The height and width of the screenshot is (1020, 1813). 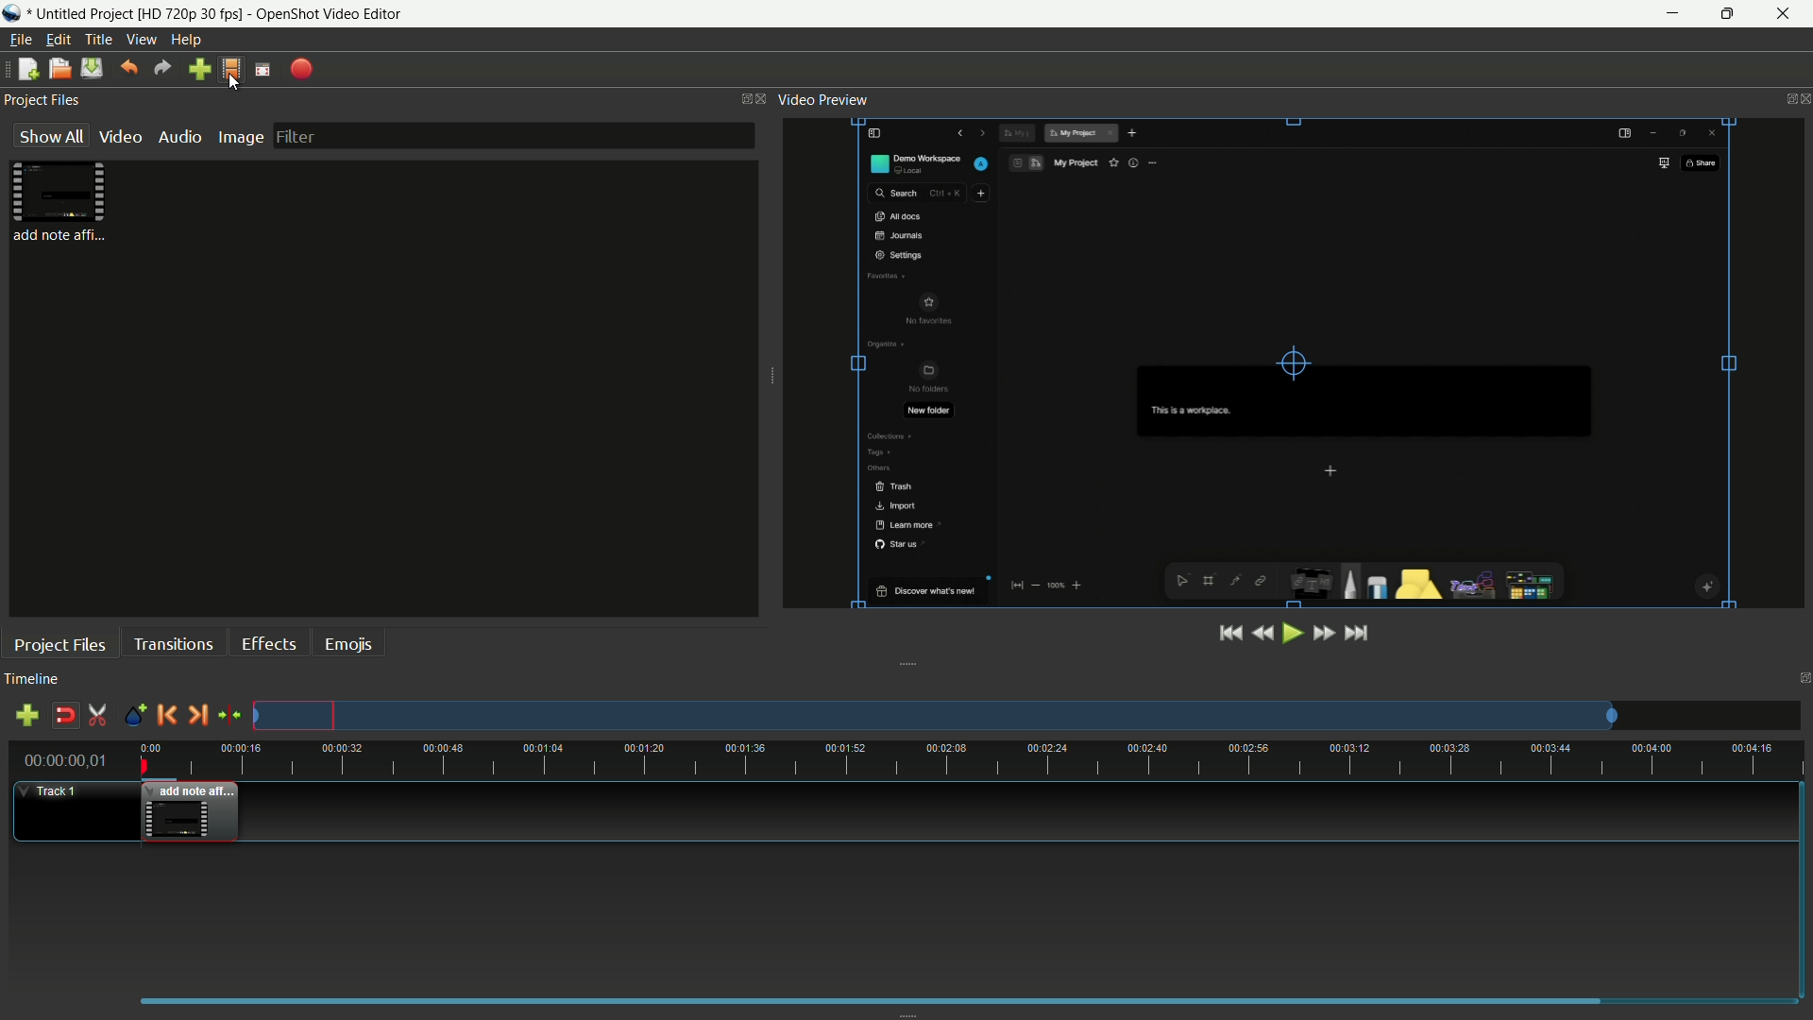 I want to click on jump to end, so click(x=1357, y=635).